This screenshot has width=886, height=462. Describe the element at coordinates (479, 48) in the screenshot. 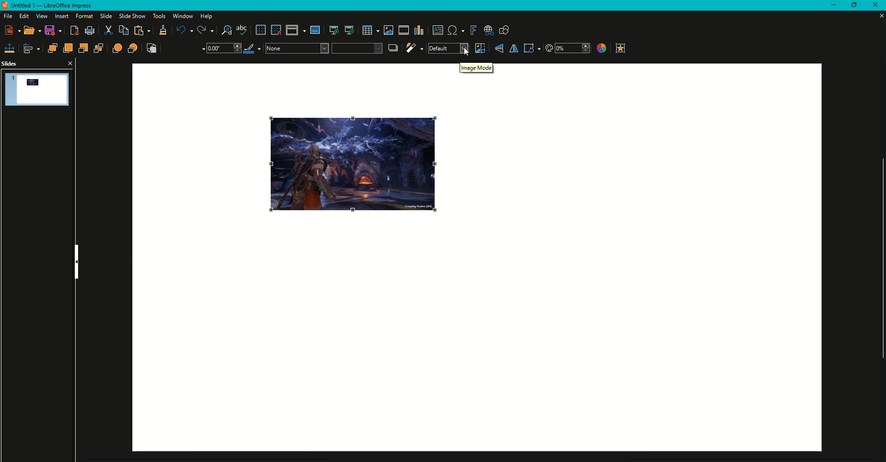

I see `Crop` at that location.